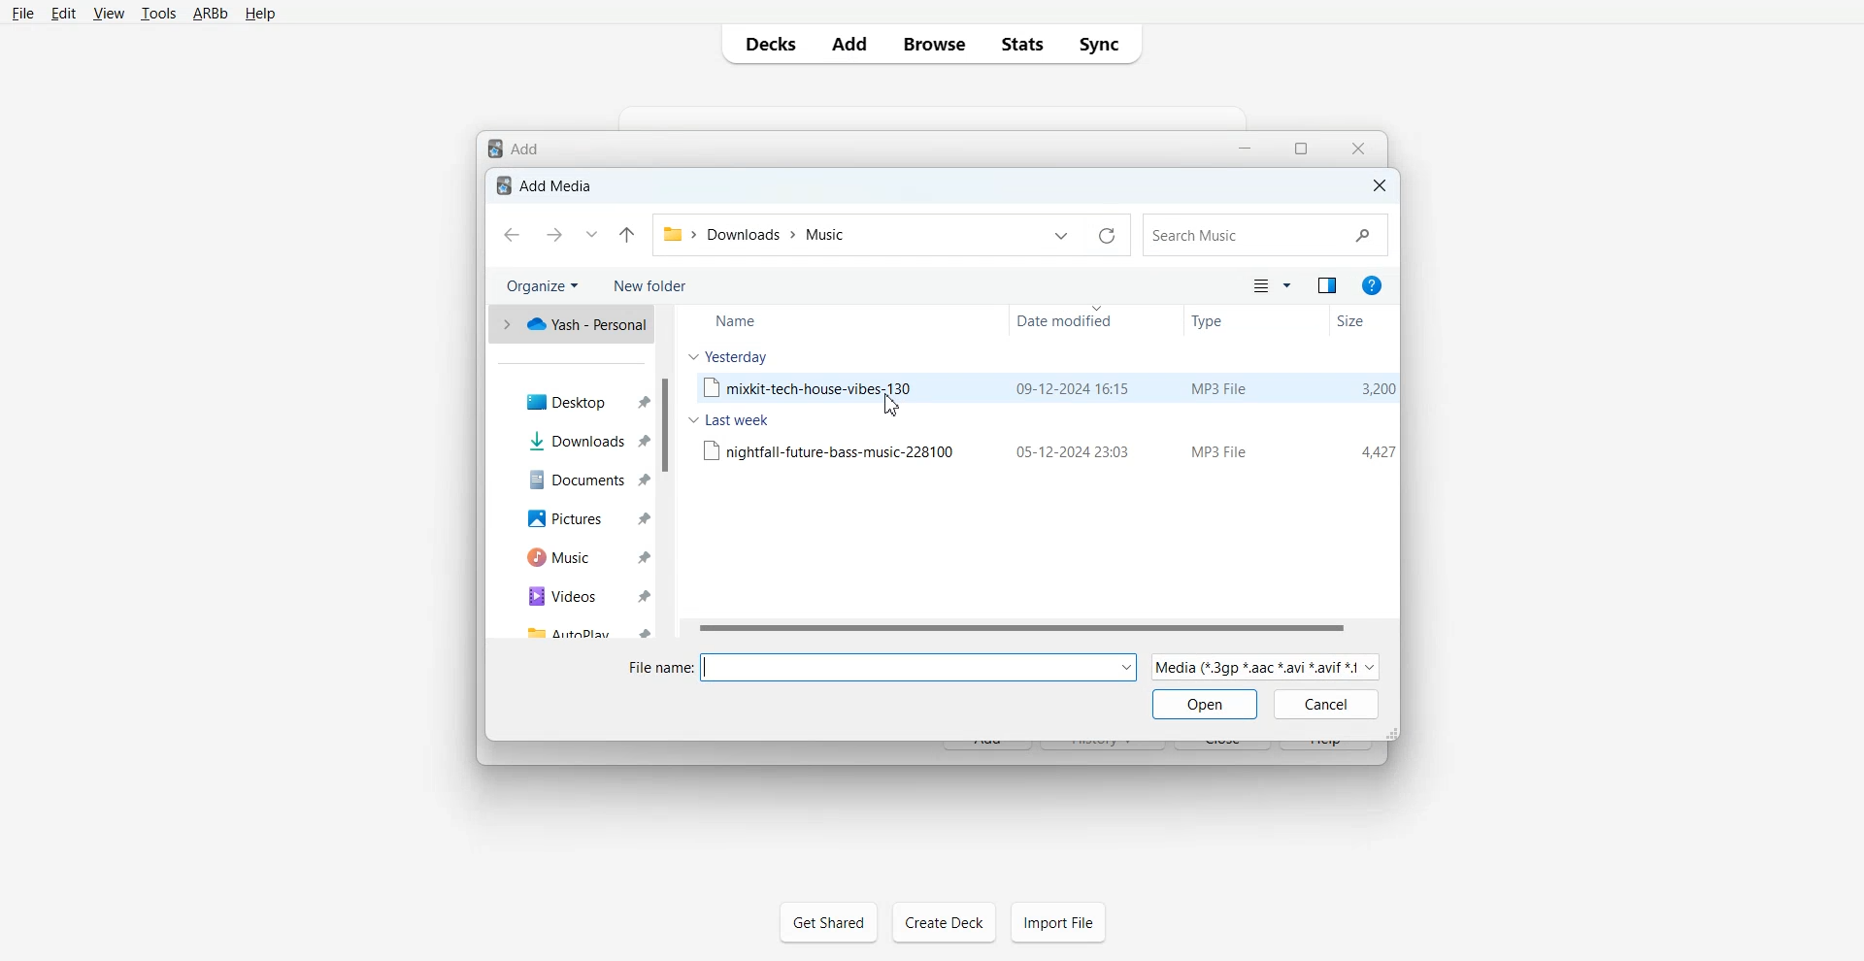 The image size is (1864, 961). I want to click on Text, so click(547, 184).